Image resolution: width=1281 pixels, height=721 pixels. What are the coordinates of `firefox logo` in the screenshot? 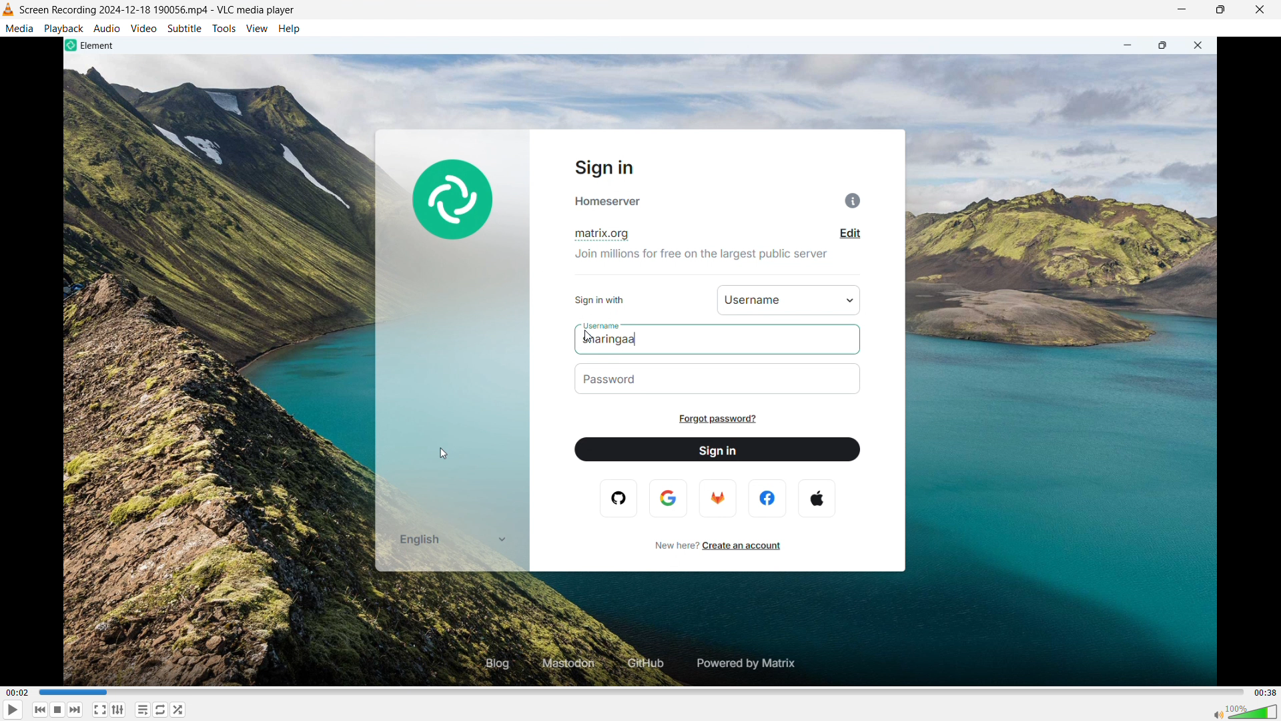 It's located at (719, 498).